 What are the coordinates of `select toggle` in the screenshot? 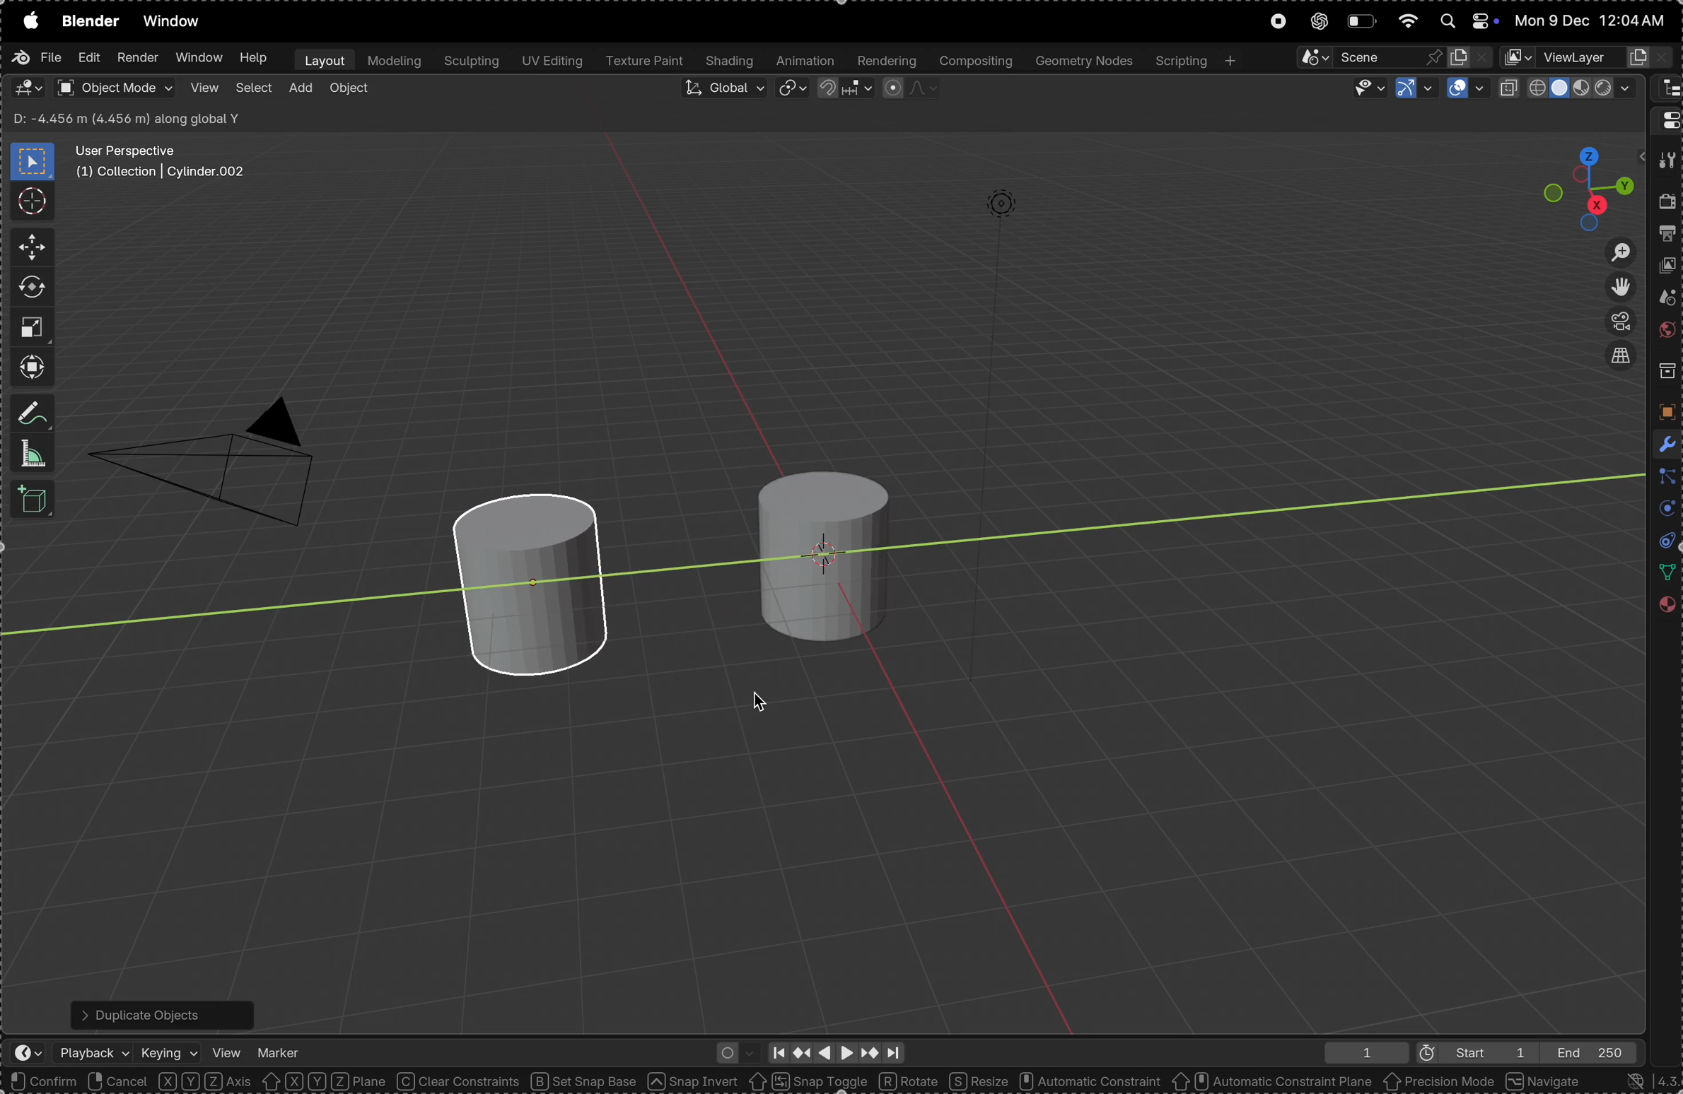 It's located at (64, 1081).